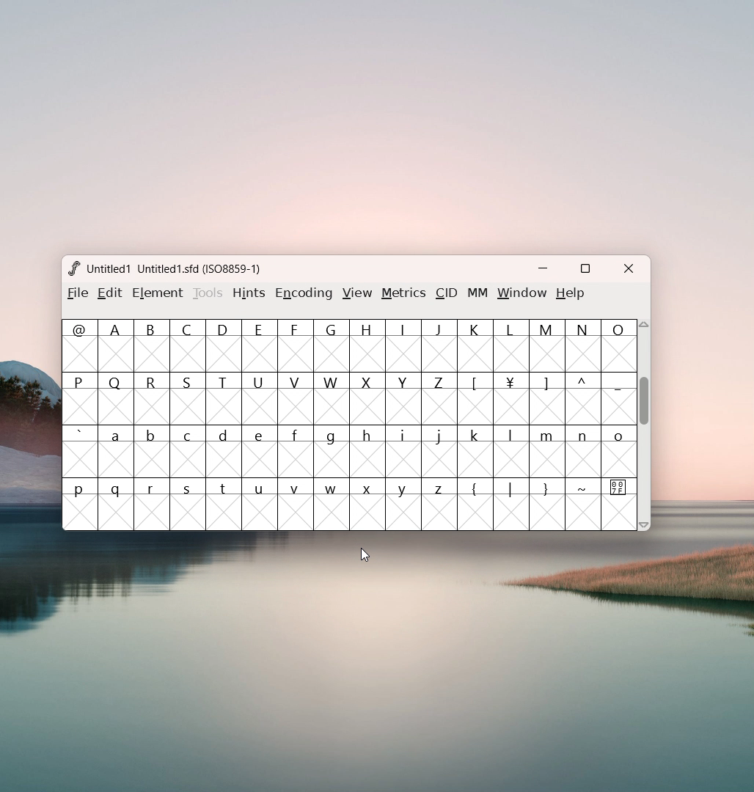 The width and height of the screenshot is (754, 792). I want to click on h, so click(368, 452).